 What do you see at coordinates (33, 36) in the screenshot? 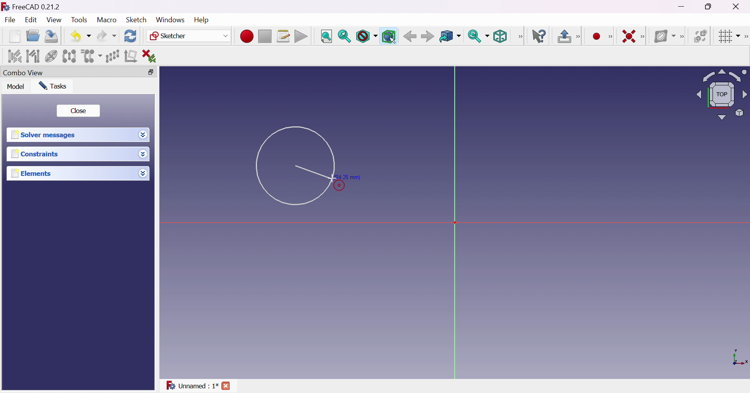
I see `Open` at bounding box center [33, 36].